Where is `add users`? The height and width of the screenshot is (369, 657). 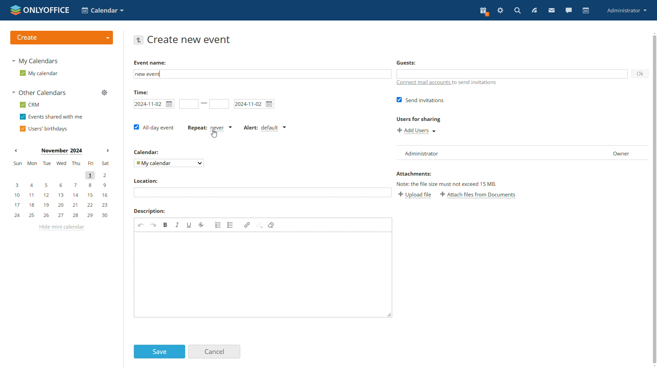
add users is located at coordinates (416, 130).